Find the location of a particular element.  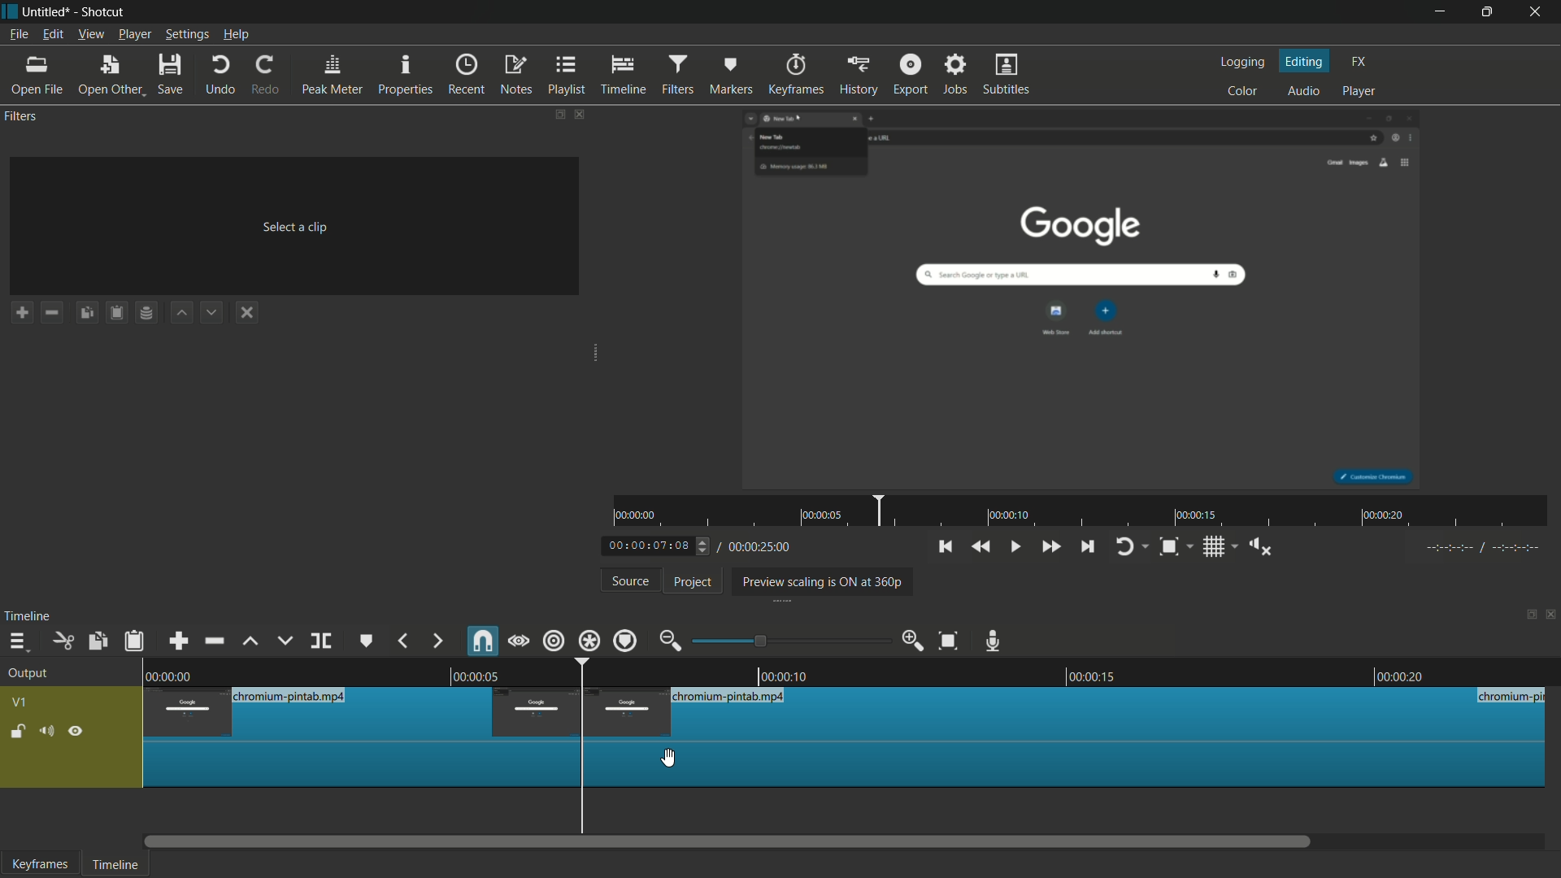

editing is located at coordinates (1306, 62).